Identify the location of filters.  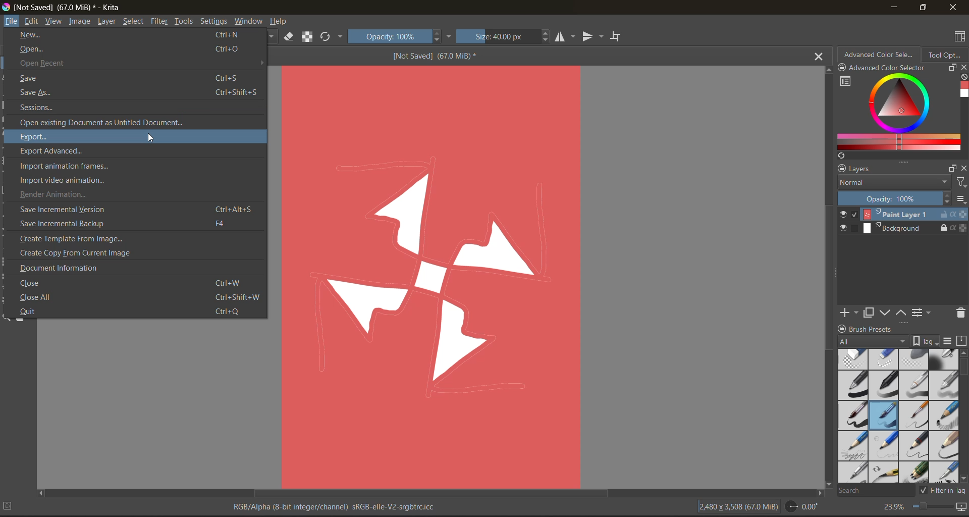
(961, 184).